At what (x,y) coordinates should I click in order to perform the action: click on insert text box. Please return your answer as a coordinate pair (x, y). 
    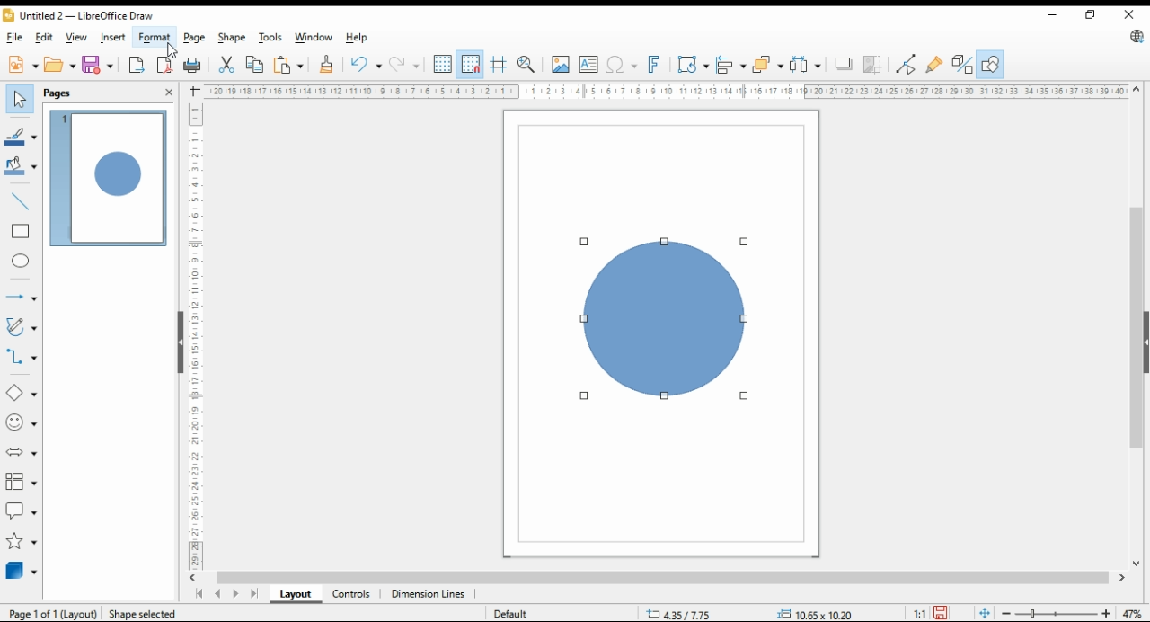
    Looking at the image, I should click on (588, 65).